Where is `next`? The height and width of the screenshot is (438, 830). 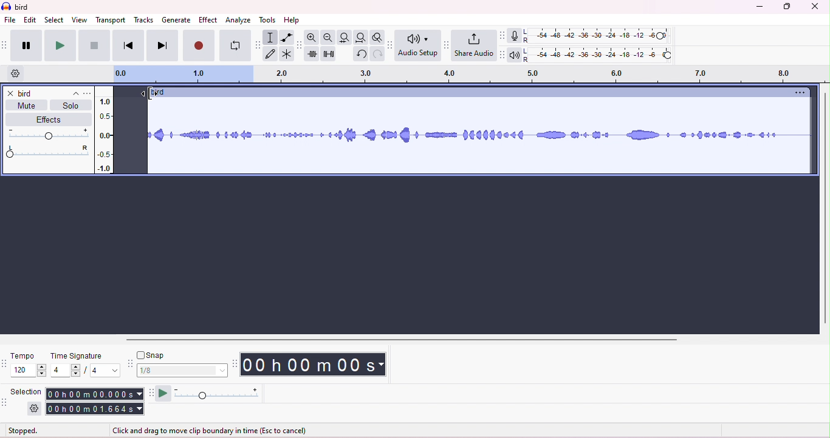
next is located at coordinates (161, 46).